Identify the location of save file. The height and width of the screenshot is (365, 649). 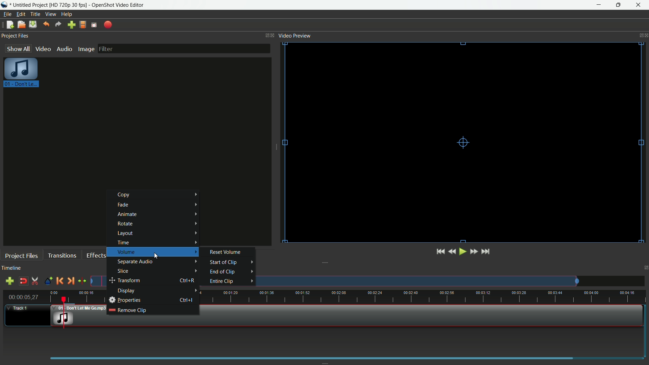
(33, 24).